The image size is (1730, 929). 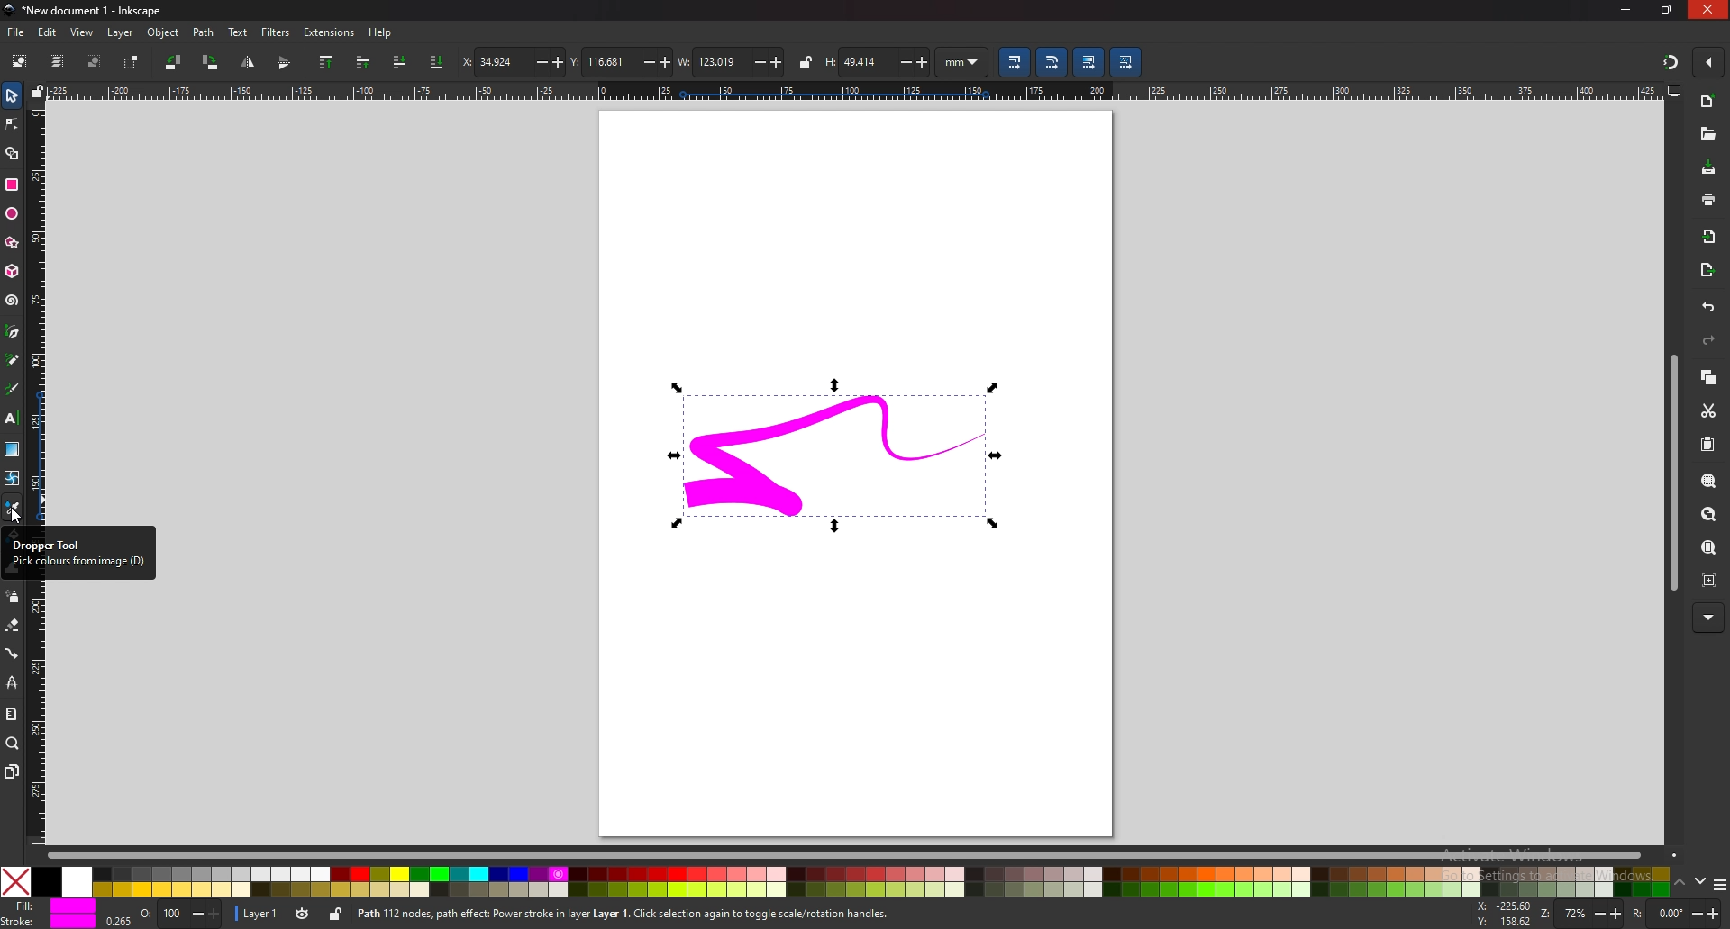 I want to click on zoom page, so click(x=1708, y=547).